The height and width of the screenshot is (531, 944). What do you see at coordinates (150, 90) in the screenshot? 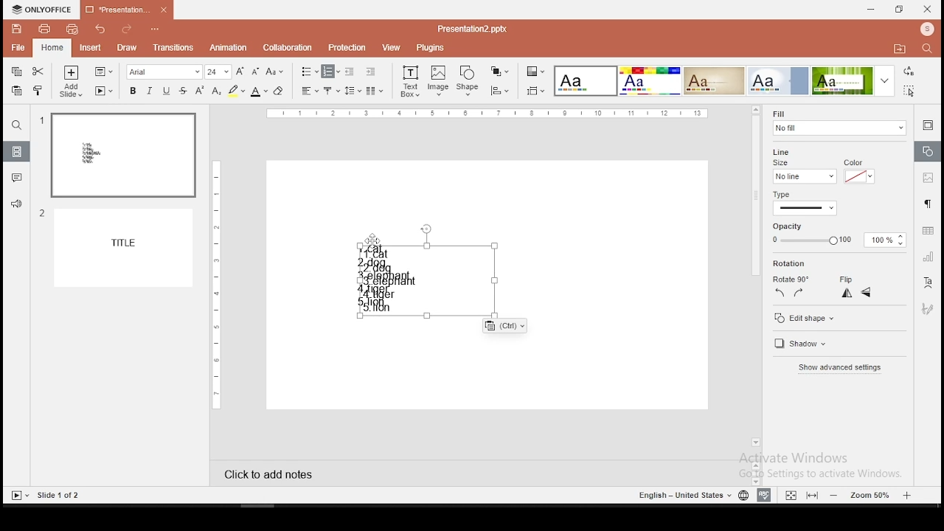
I see `italics` at bounding box center [150, 90].